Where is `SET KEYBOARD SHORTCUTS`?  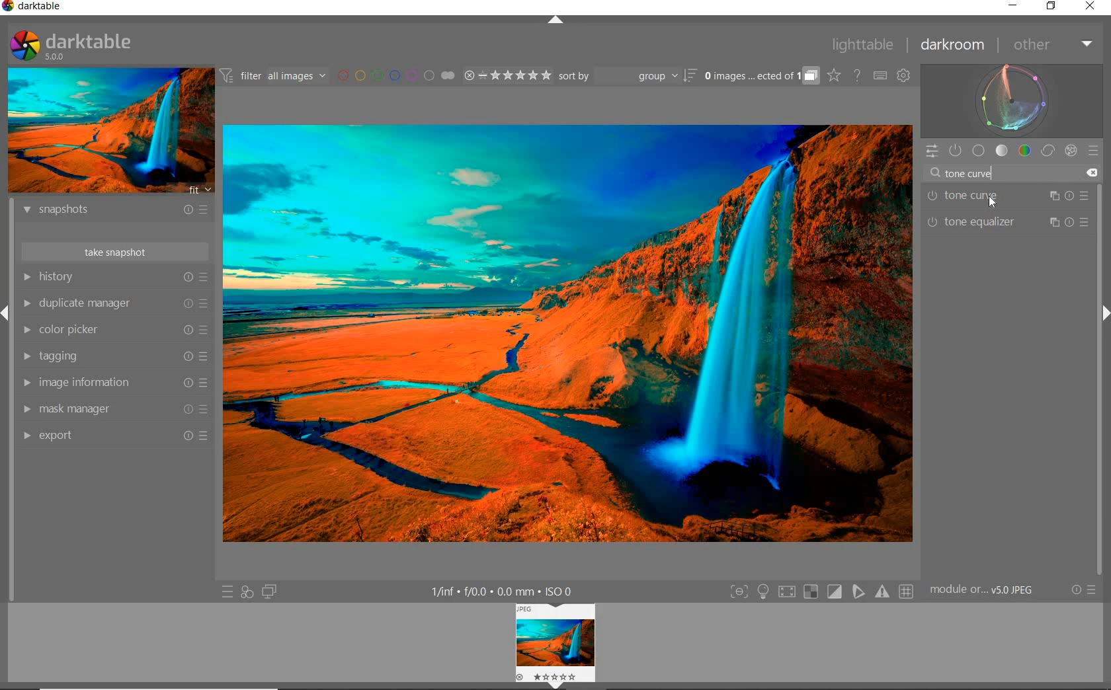
SET KEYBOARD SHORTCUTS is located at coordinates (881, 76).